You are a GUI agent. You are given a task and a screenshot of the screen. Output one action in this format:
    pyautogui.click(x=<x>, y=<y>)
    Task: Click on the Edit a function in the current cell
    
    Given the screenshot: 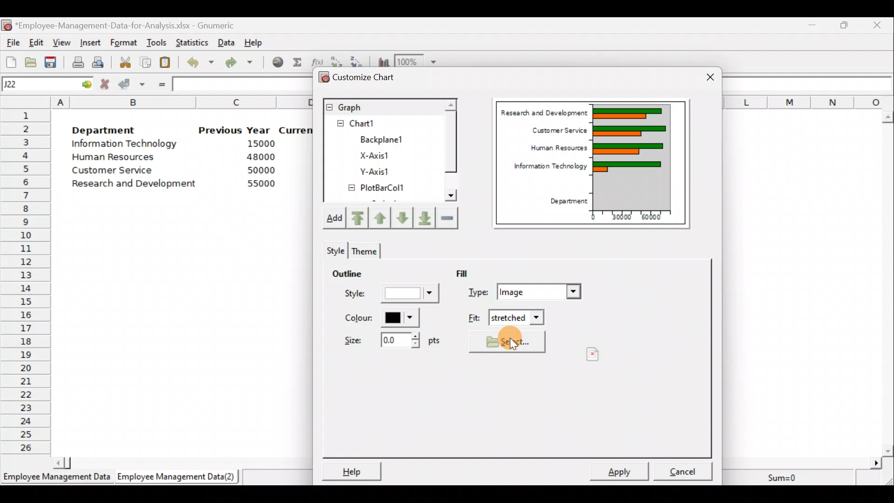 What is the action you would take?
    pyautogui.click(x=318, y=61)
    